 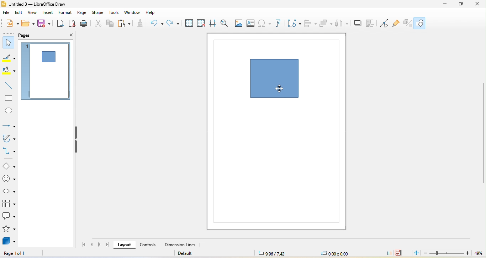 What do you see at coordinates (279, 24) in the screenshot?
I see `fontwork text` at bounding box center [279, 24].